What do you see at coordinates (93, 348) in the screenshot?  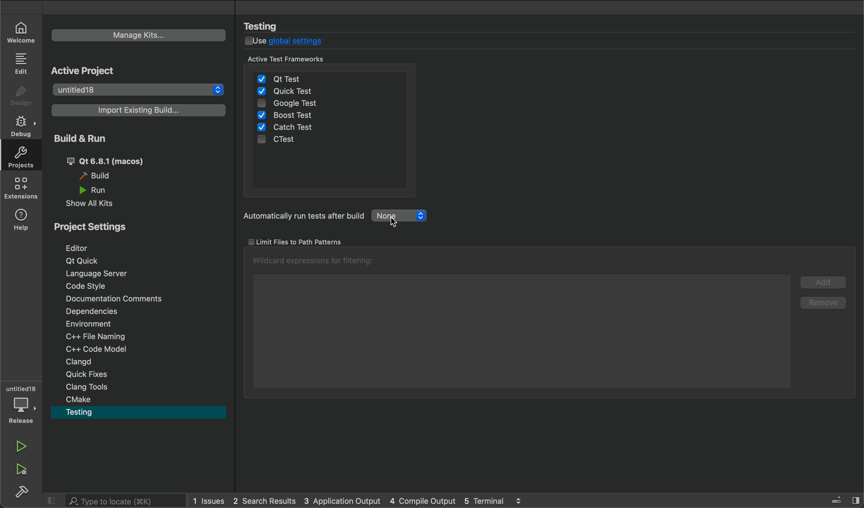 I see `c++ code model` at bounding box center [93, 348].